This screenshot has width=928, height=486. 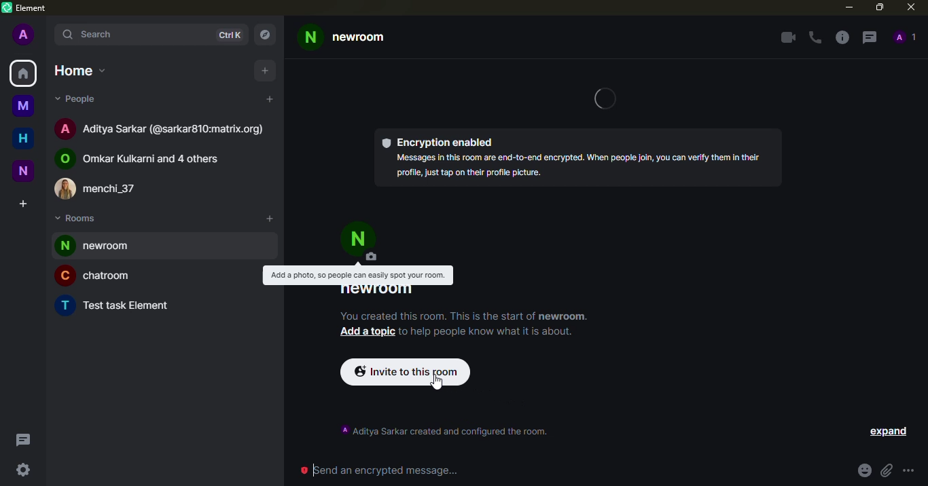 I want to click on add, so click(x=266, y=71).